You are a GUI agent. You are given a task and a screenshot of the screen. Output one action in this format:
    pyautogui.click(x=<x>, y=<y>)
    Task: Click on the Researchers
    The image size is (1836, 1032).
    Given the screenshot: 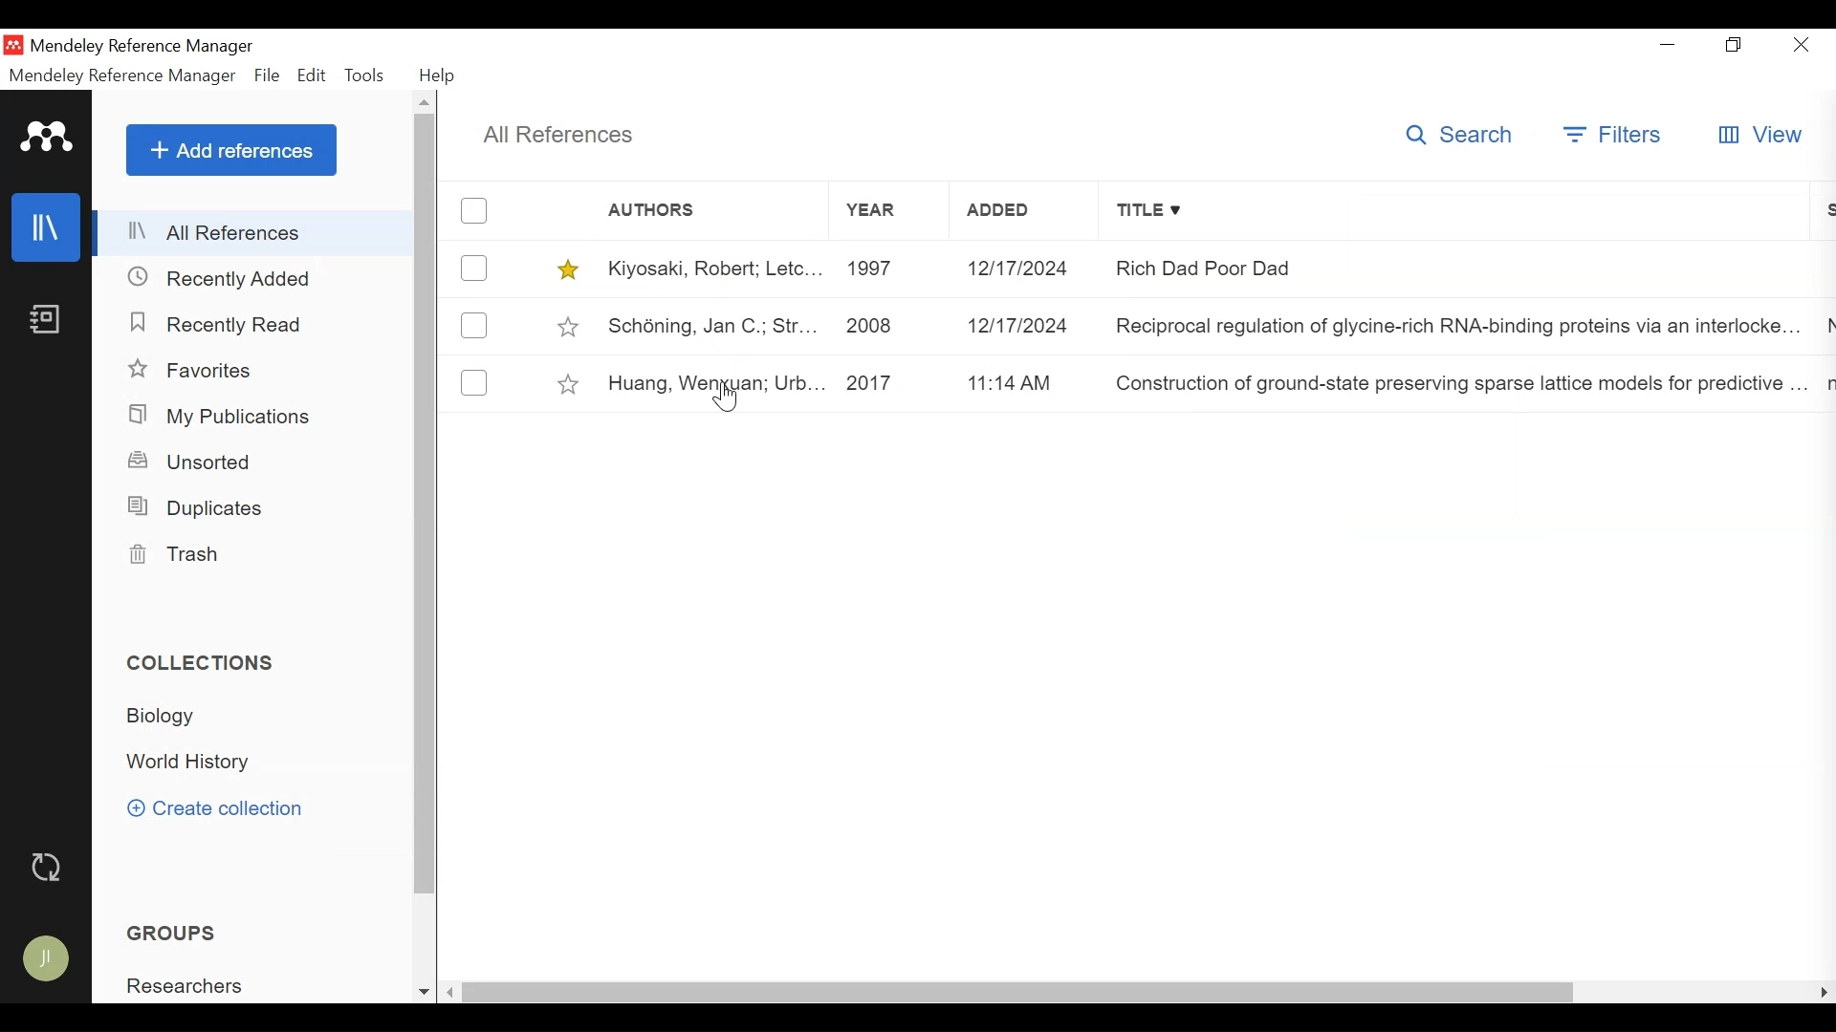 What is the action you would take?
    pyautogui.click(x=191, y=985)
    